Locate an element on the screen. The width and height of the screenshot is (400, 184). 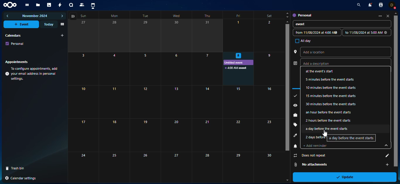
profile is located at coordinates (295, 136).